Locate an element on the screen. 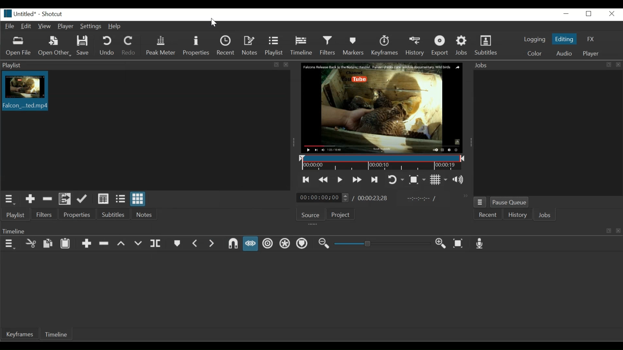 The image size is (623, 350). Next marker is located at coordinates (213, 244).